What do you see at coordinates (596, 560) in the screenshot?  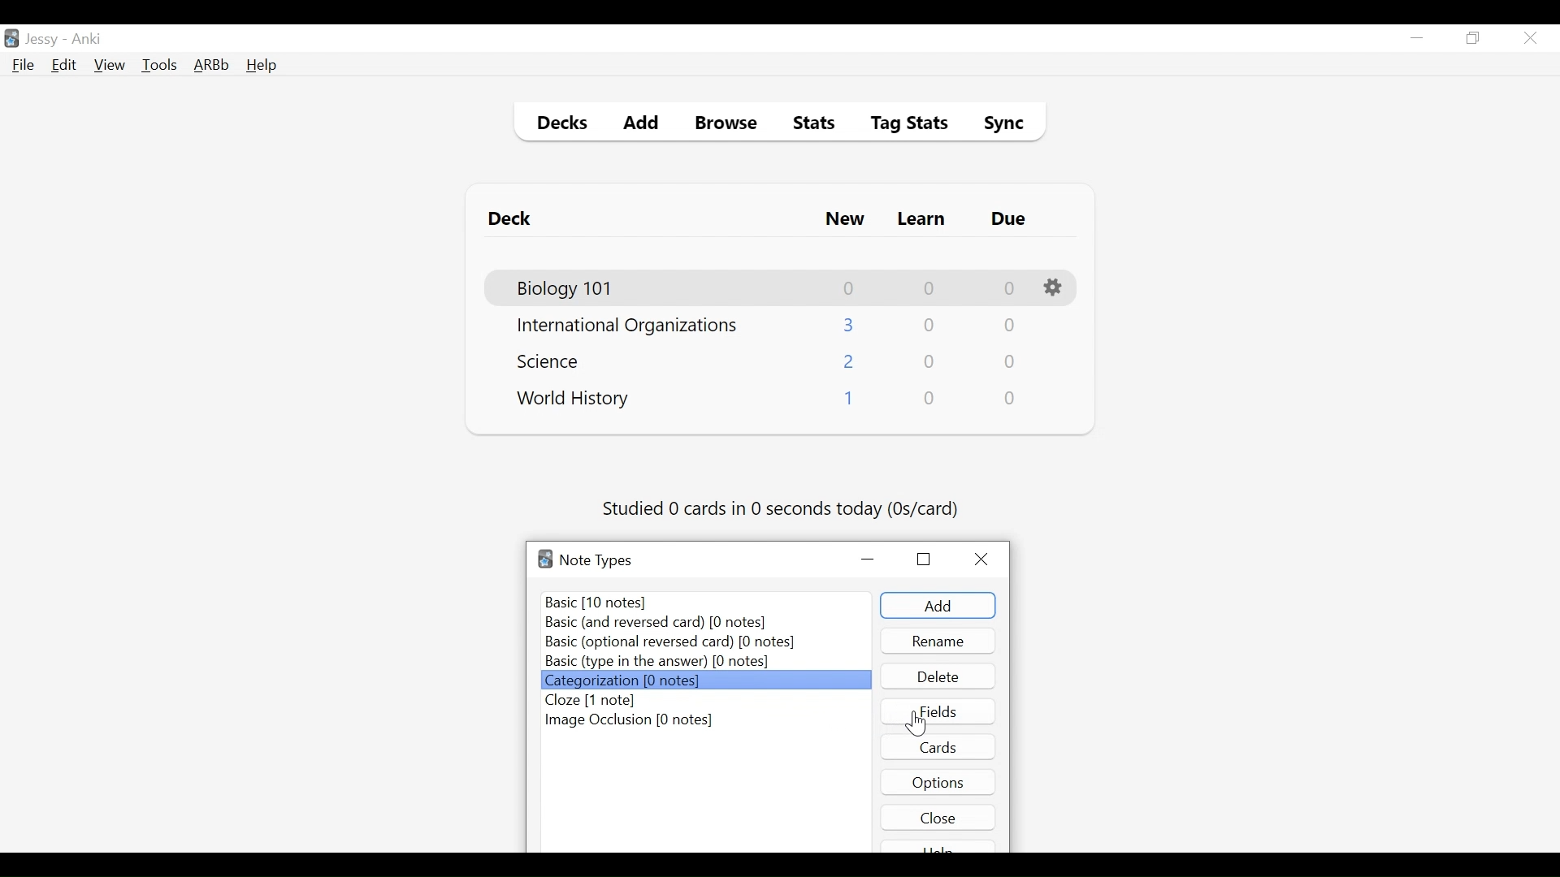 I see `Note Types` at bounding box center [596, 560].